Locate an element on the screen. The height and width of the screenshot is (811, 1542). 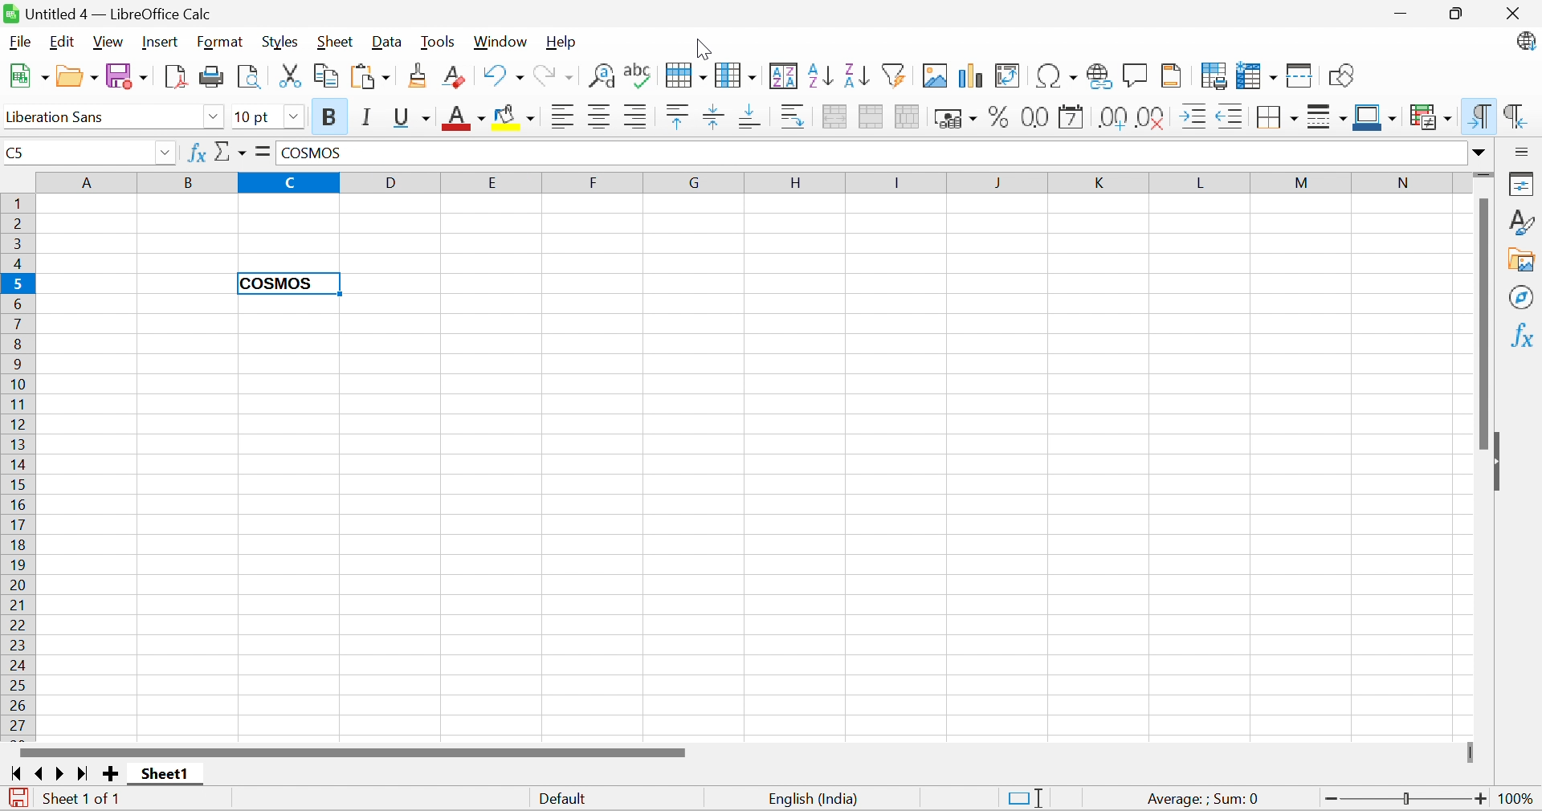
Liberation Sans is located at coordinates (66, 117).